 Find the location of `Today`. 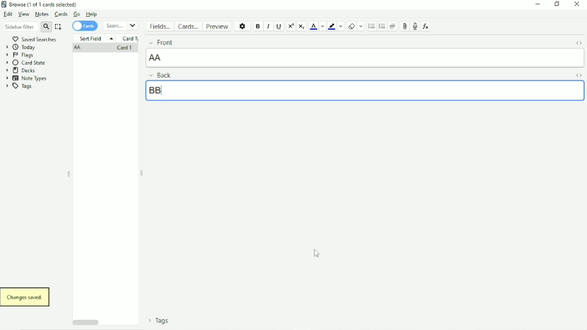

Today is located at coordinates (22, 47).